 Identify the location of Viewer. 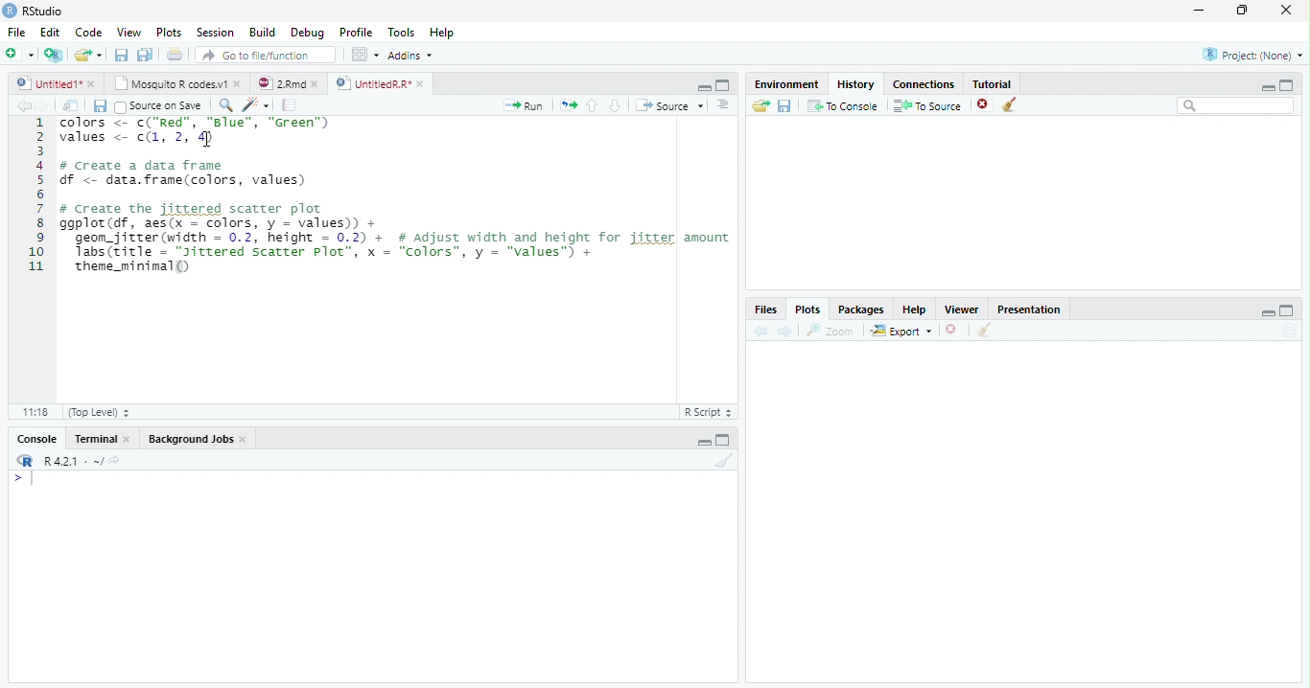
(963, 310).